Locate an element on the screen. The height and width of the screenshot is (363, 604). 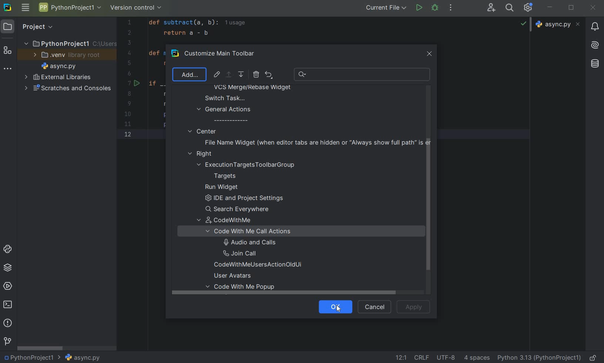
VERSION CONTROL is located at coordinates (7, 341).